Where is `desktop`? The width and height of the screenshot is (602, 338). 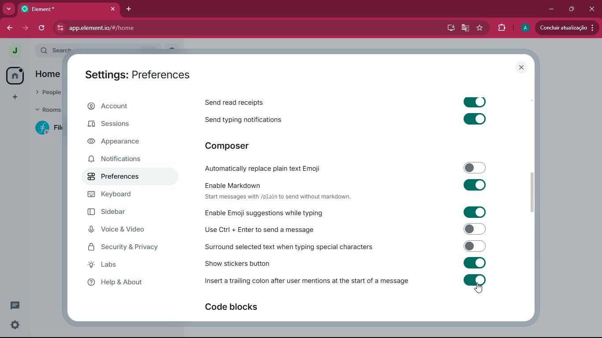
desktop is located at coordinates (450, 29).